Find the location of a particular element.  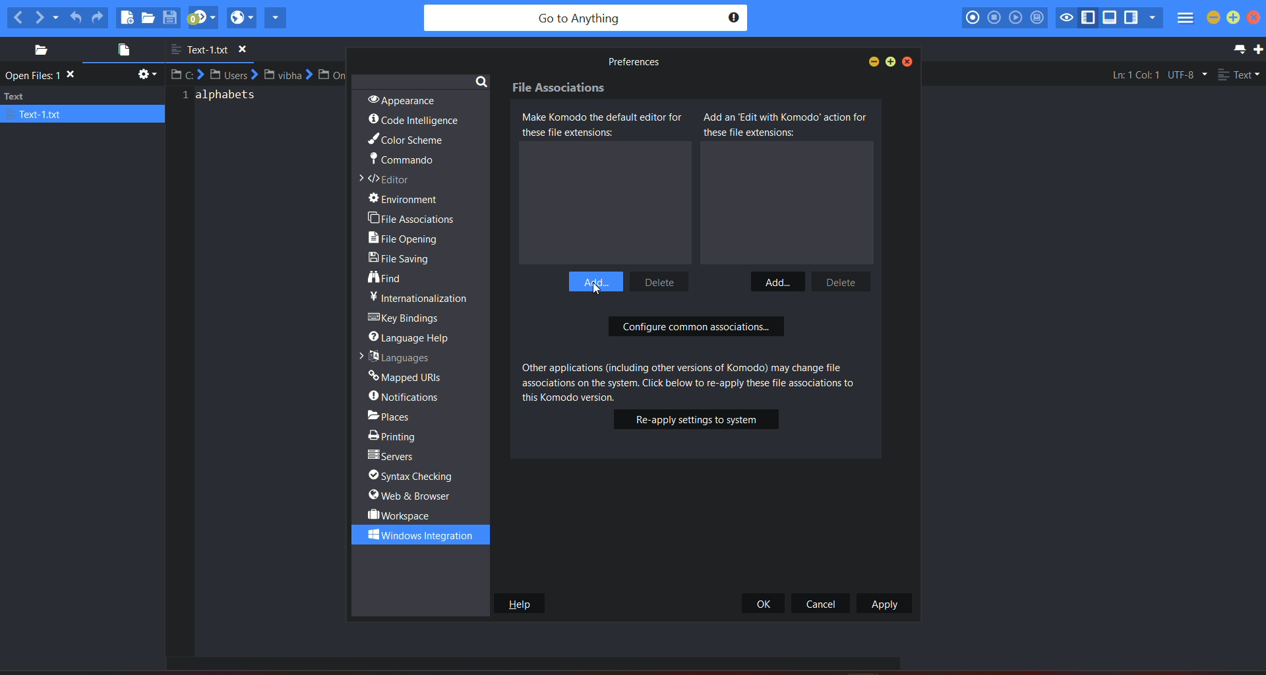

add is located at coordinates (597, 279).